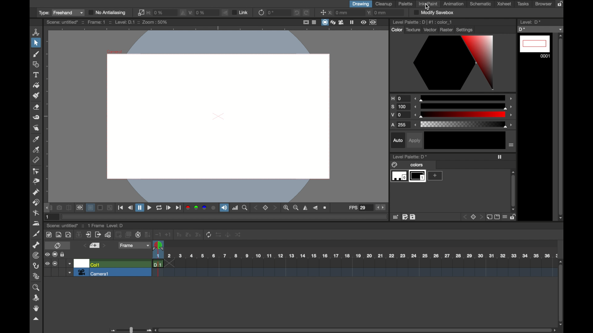 Image resolution: width=593 pixels, height=333 pixels. What do you see at coordinates (36, 309) in the screenshot?
I see `hand tool` at bounding box center [36, 309].